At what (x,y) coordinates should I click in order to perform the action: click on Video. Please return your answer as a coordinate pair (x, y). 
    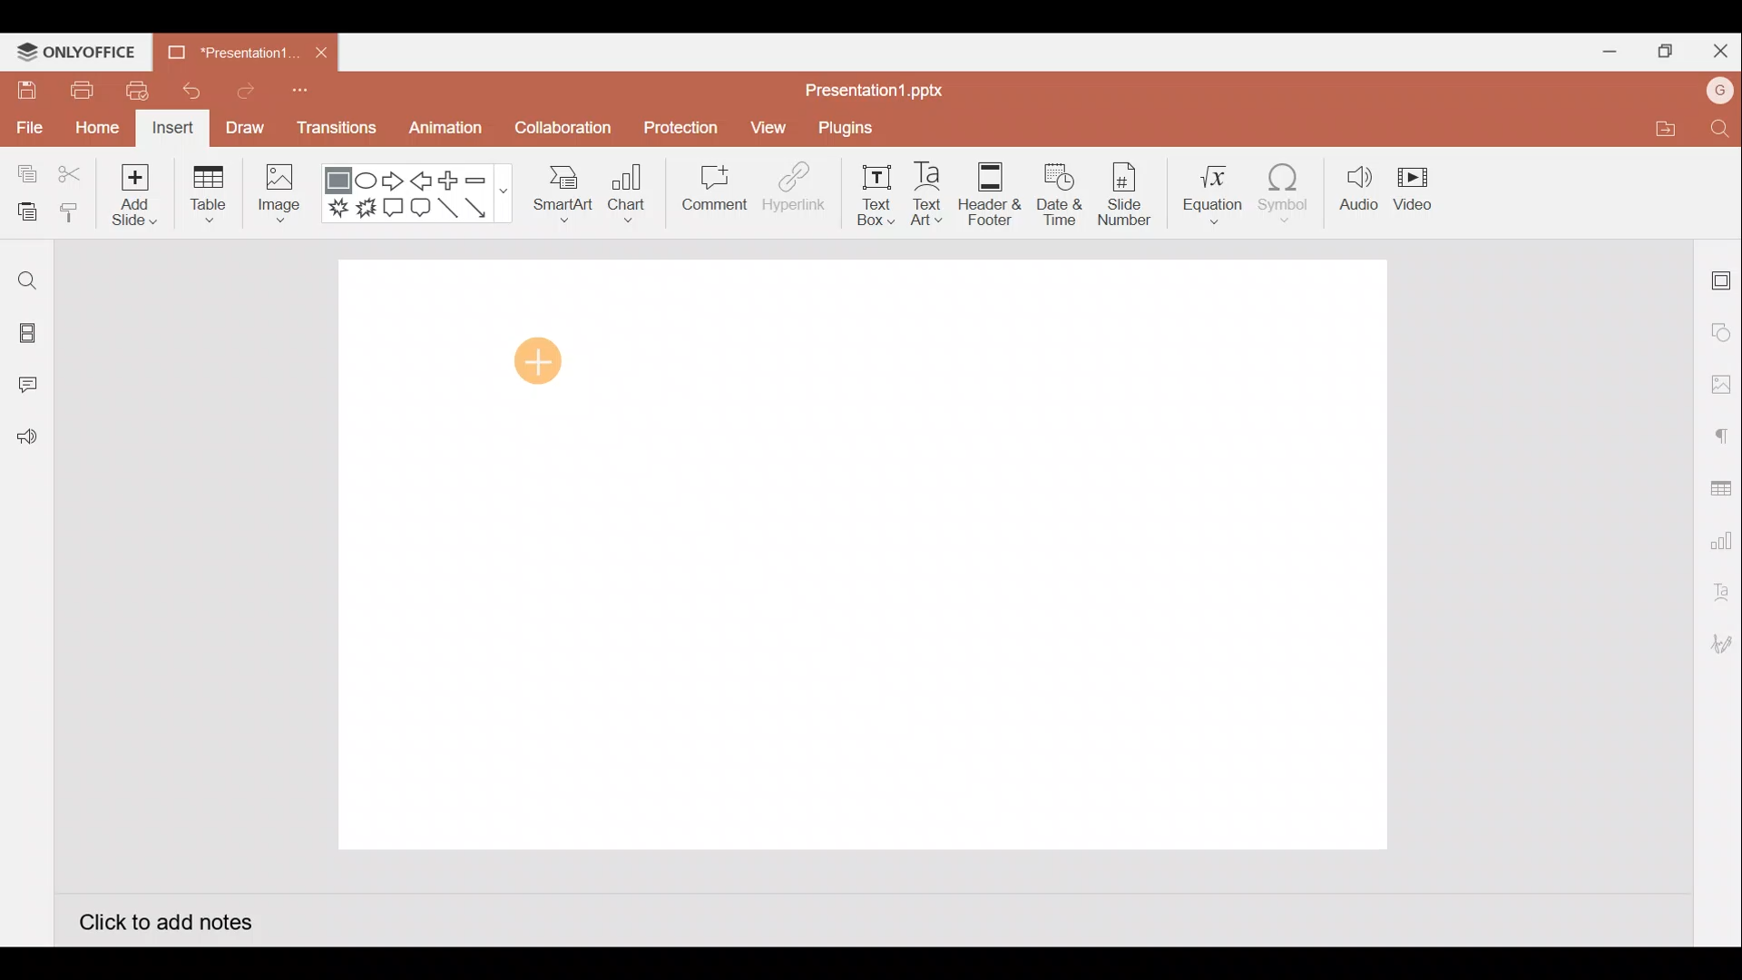
    Looking at the image, I should click on (1415, 185).